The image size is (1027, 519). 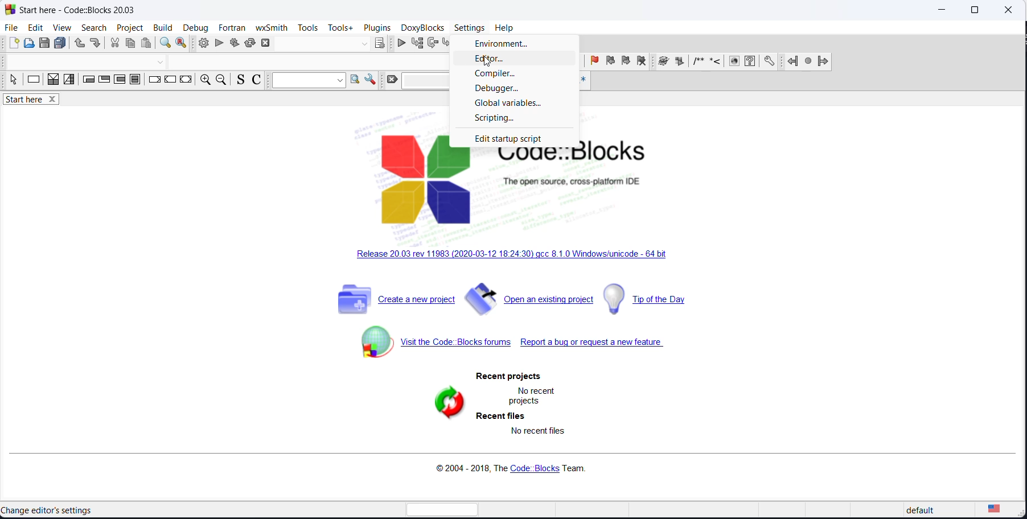 What do you see at coordinates (339, 28) in the screenshot?
I see `tools+` at bounding box center [339, 28].